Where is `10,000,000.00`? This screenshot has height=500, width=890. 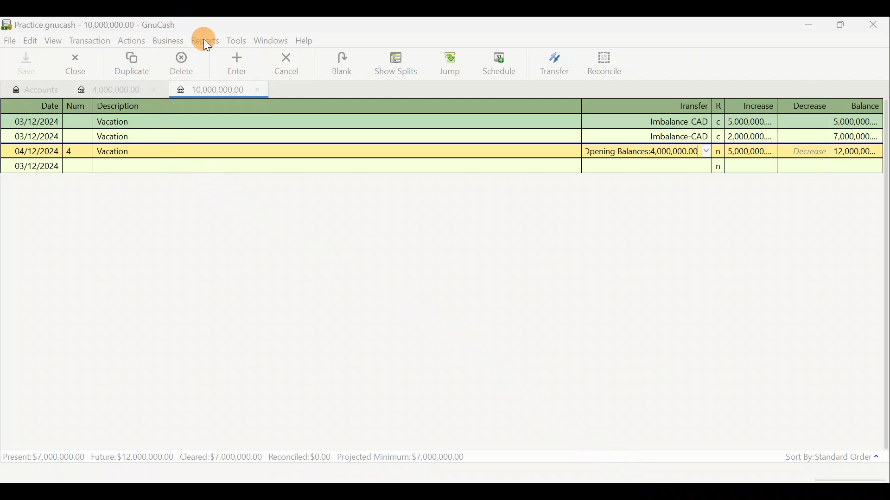
10,000,000.00 is located at coordinates (220, 88).